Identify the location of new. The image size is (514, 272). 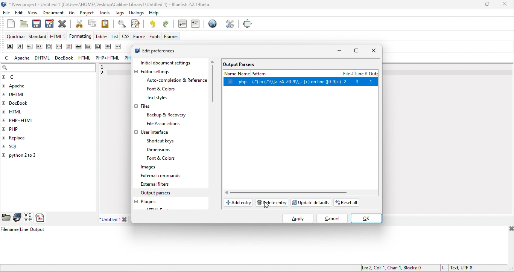
(9, 26).